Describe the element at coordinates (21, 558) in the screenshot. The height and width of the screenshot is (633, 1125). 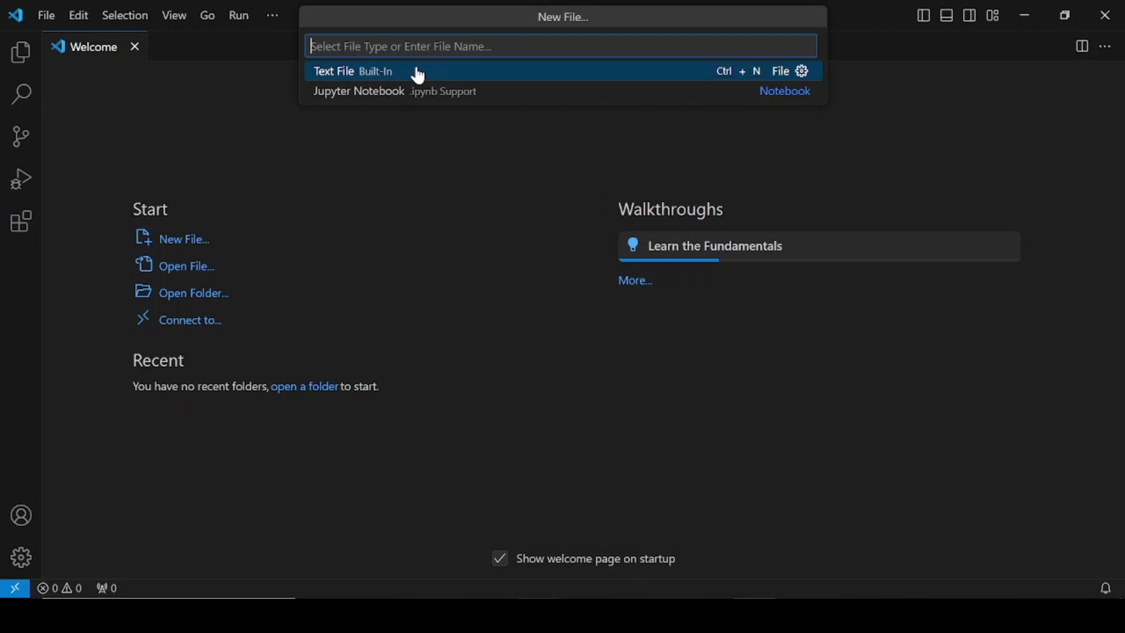
I see `manage` at that location.